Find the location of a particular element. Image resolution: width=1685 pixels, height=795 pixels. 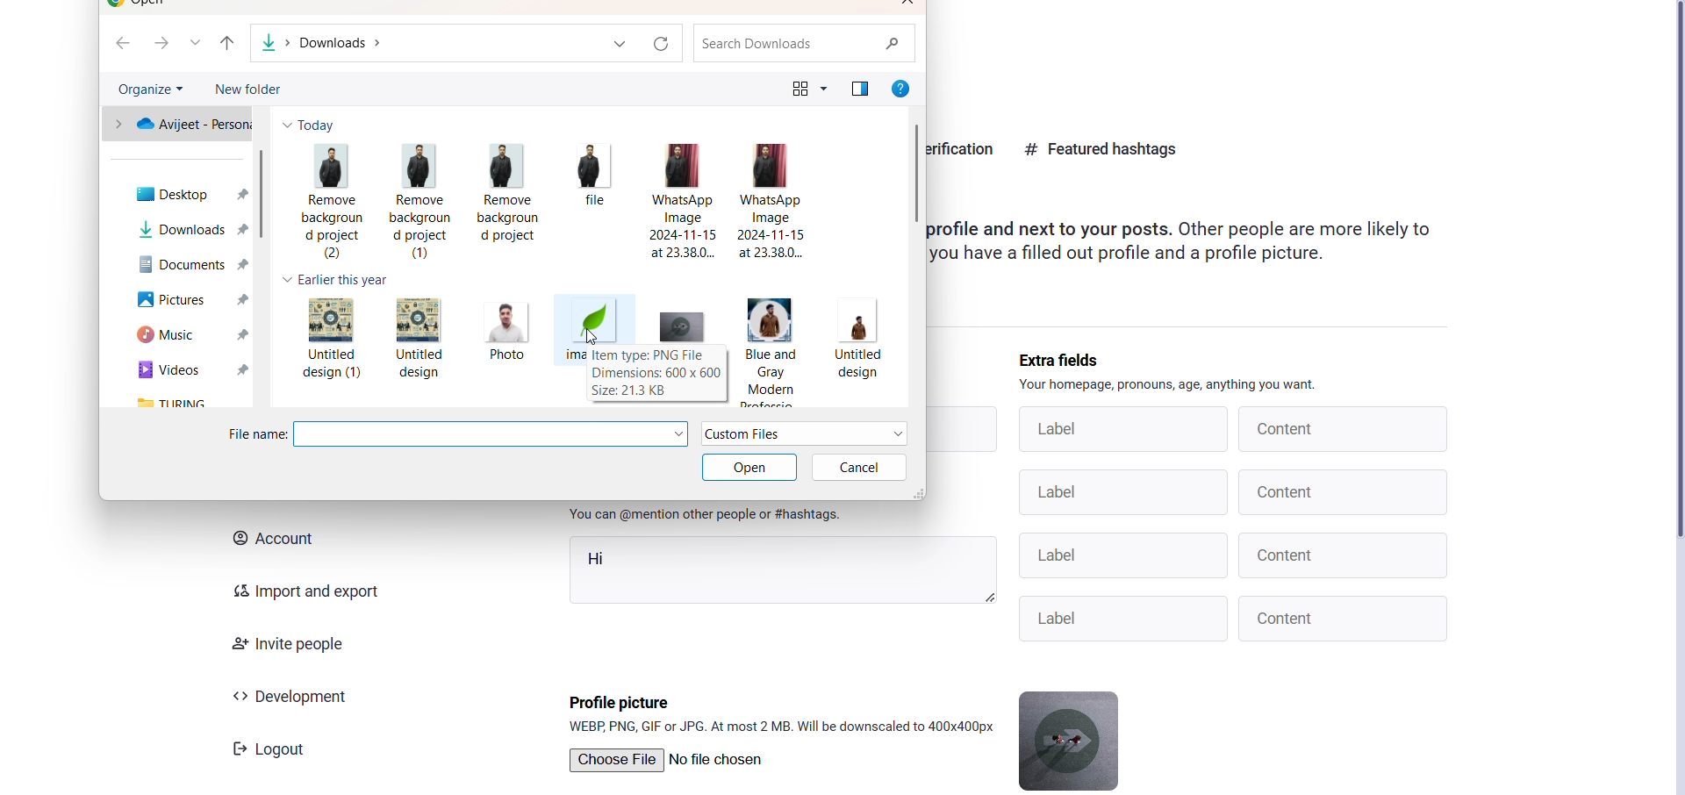

turing is located at coordinates (194, 403).